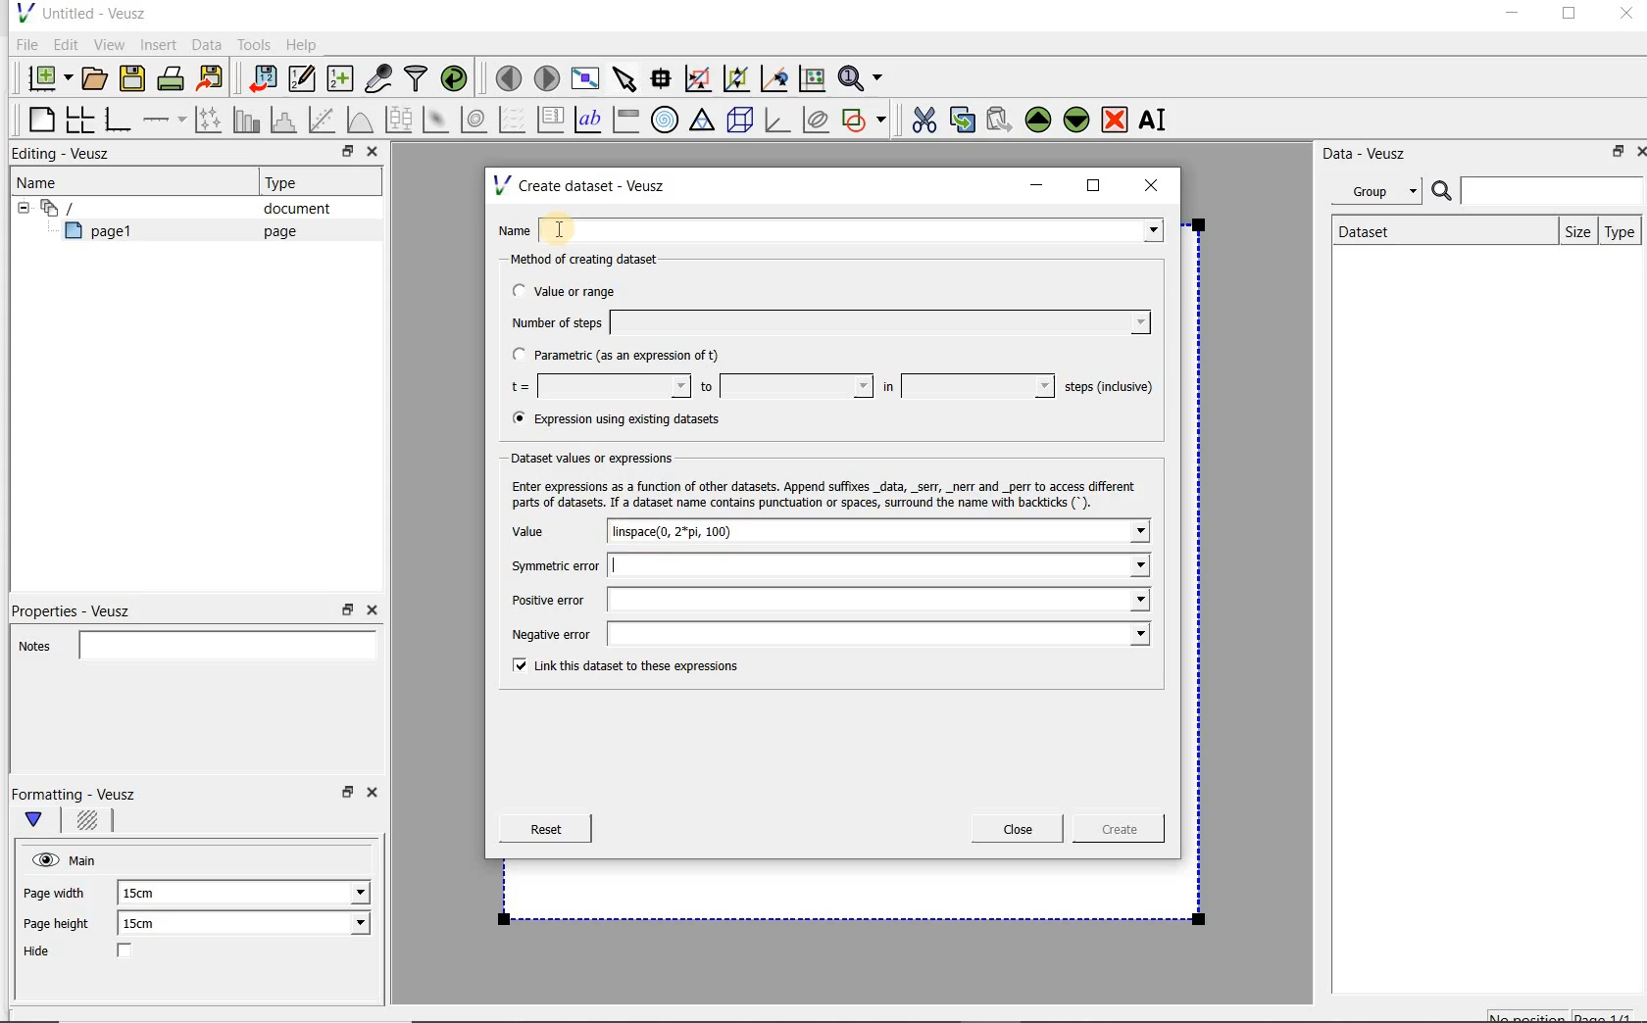 Image resolution: width=1647 pixels, height=1023 pixels. What do you see at coordinates (817, 120) in the screenshot?
I see `plot covariance ellipses` at bounding box center [817, 120].